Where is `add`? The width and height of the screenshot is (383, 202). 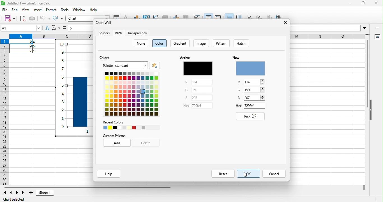
add is located at coordinates (116, 143).